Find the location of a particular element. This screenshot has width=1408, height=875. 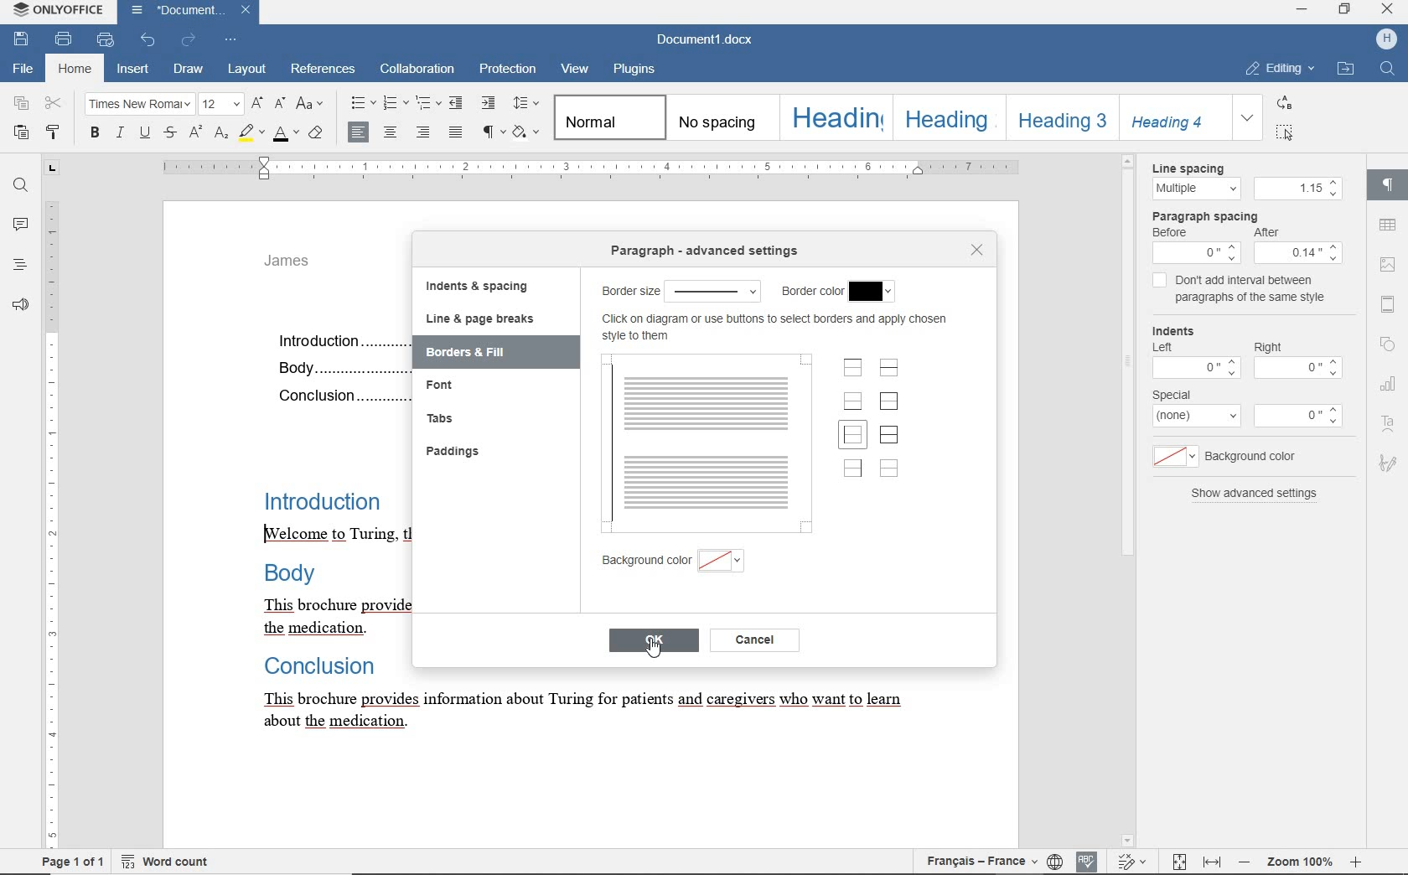

fit to width is located at coordinates (1214, 863).